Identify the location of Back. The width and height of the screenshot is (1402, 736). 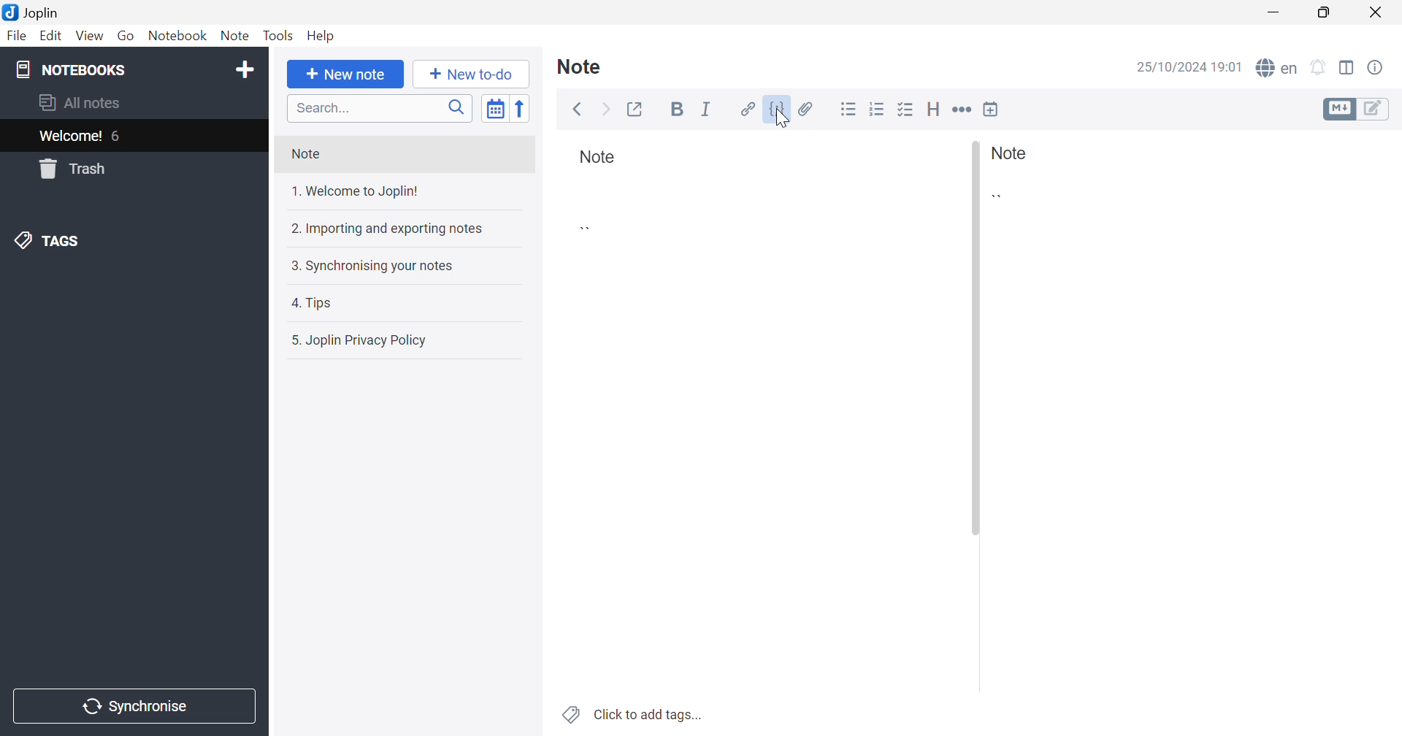
(577, 110).